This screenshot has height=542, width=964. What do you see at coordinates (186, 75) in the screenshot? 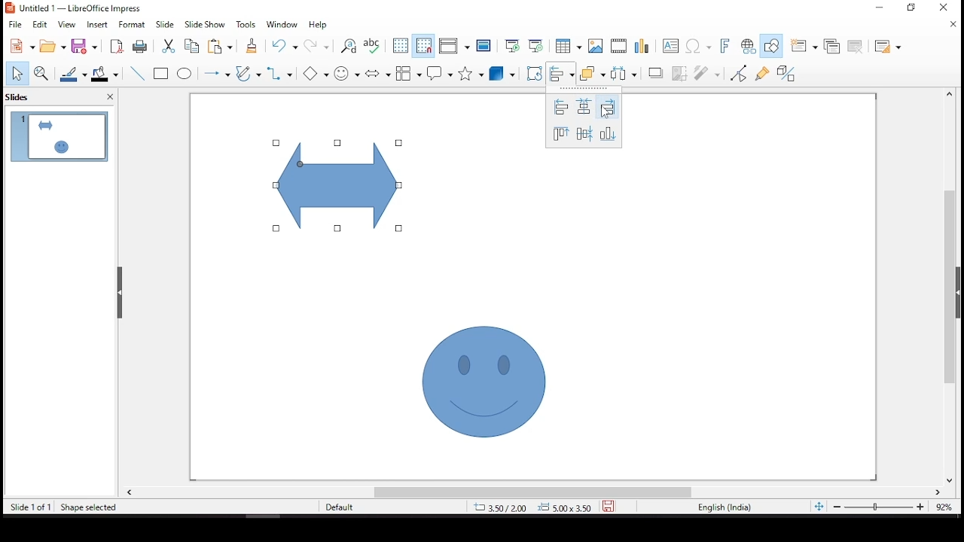
I see `ellipse` at bounding box center [186, 75].